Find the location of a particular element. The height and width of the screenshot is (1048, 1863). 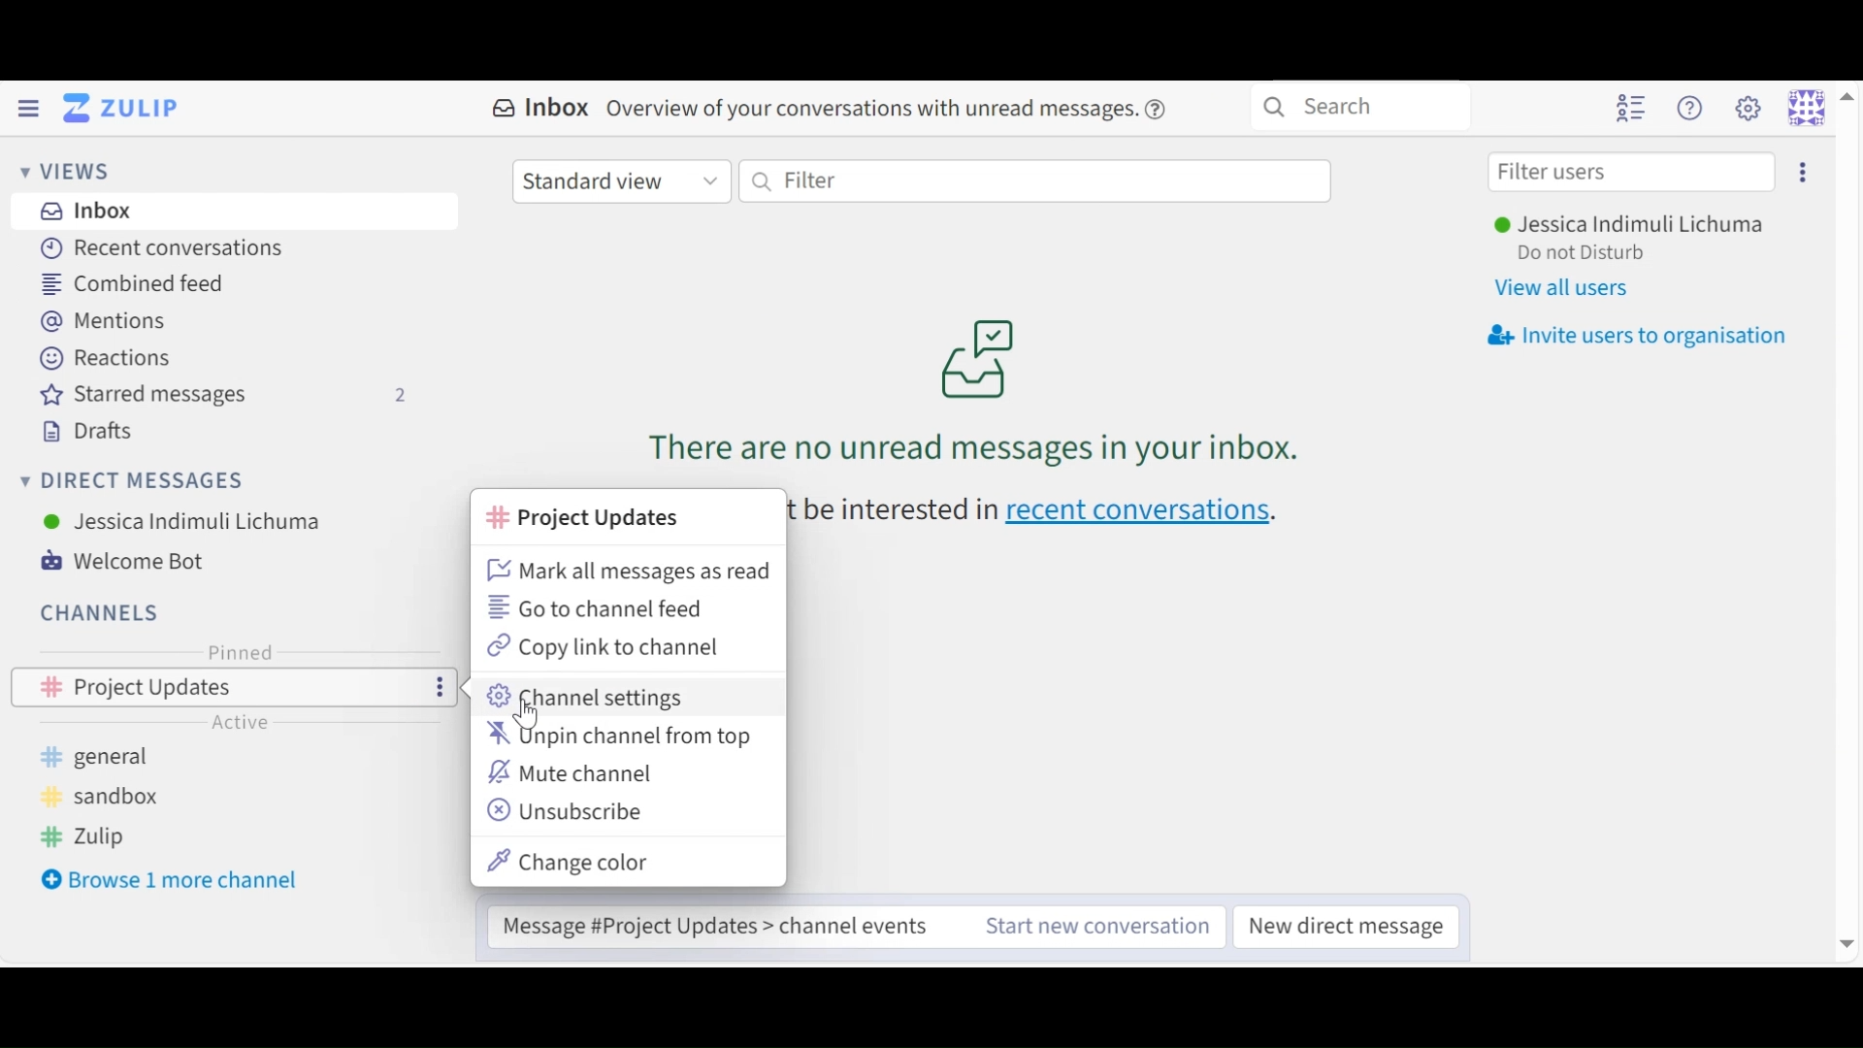

Invite users to organisation is located at coordinates (1801, 173).